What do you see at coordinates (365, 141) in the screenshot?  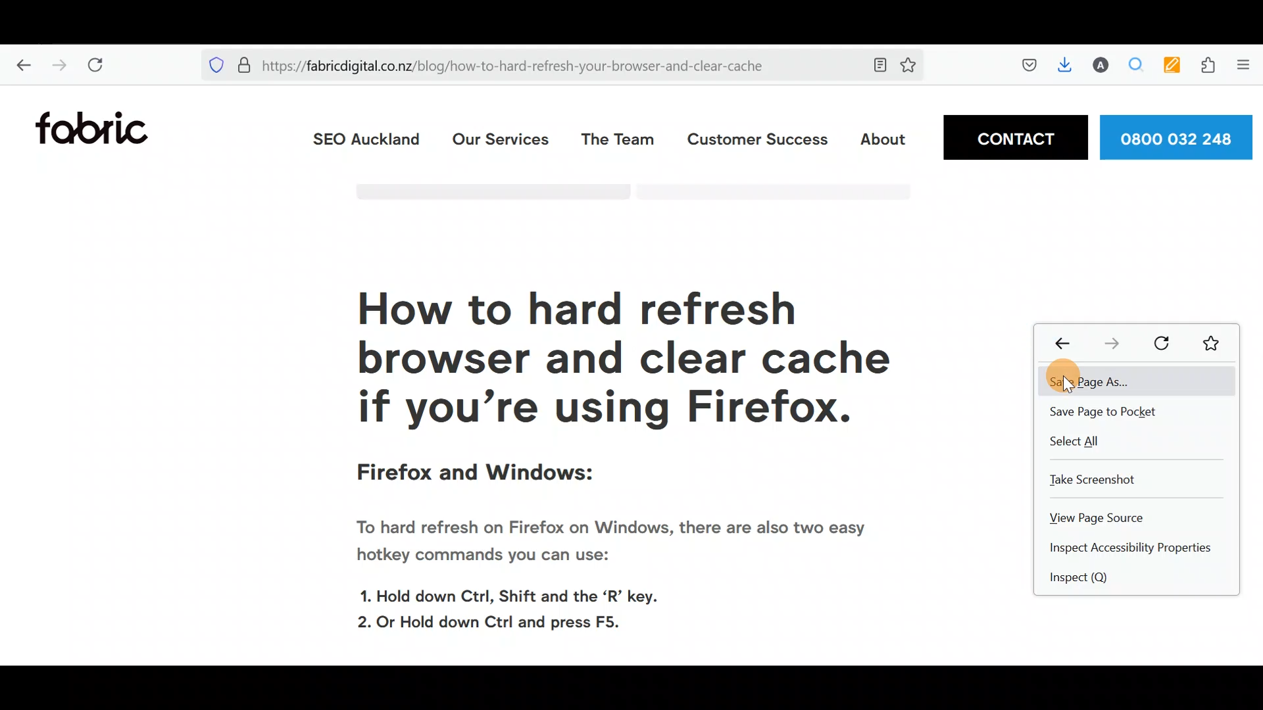 I see `SEO Auckland` at bounding box center [365, 141].